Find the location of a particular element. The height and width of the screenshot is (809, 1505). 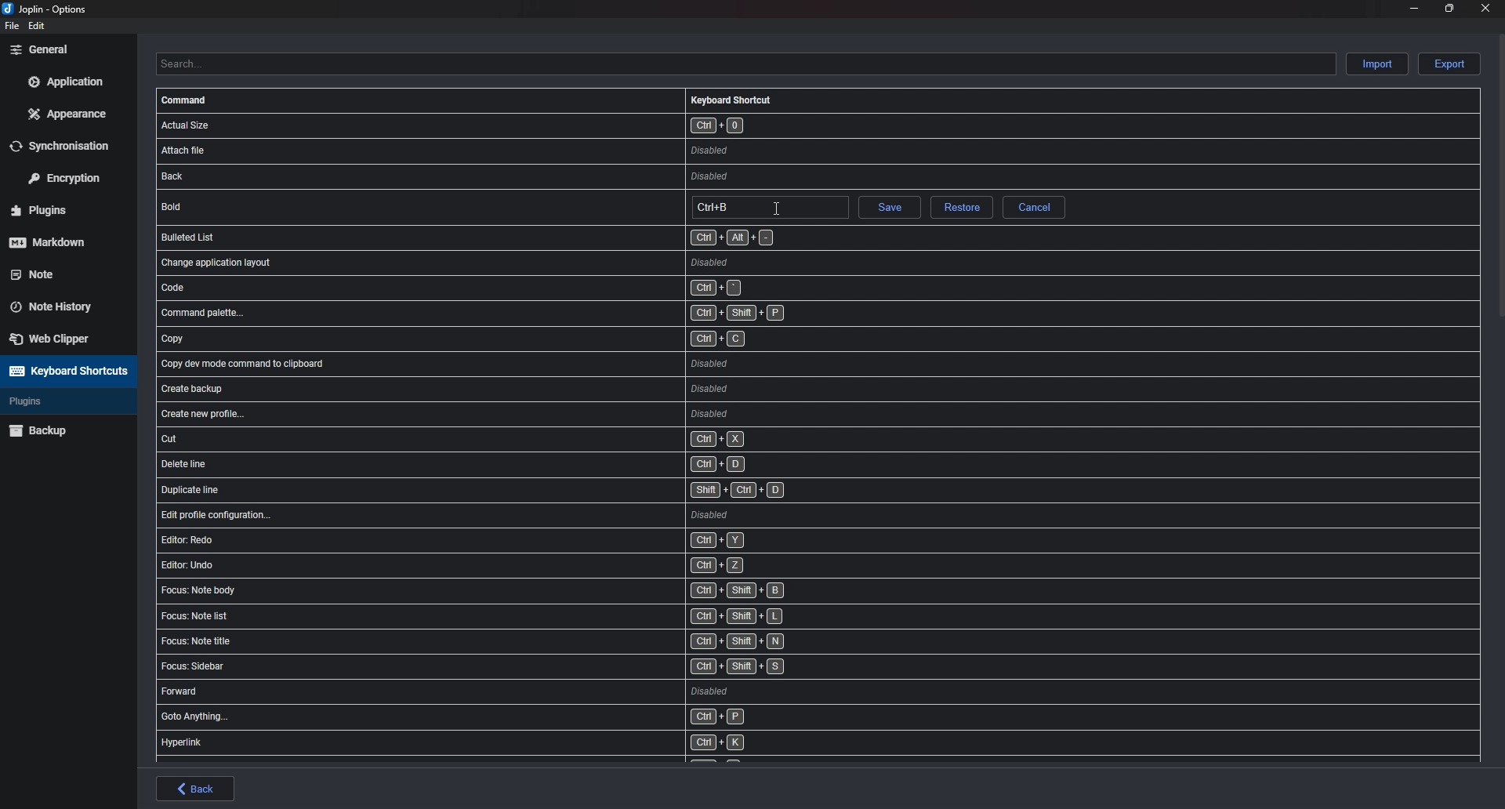

Plugins is located at coordinates (60, 211).